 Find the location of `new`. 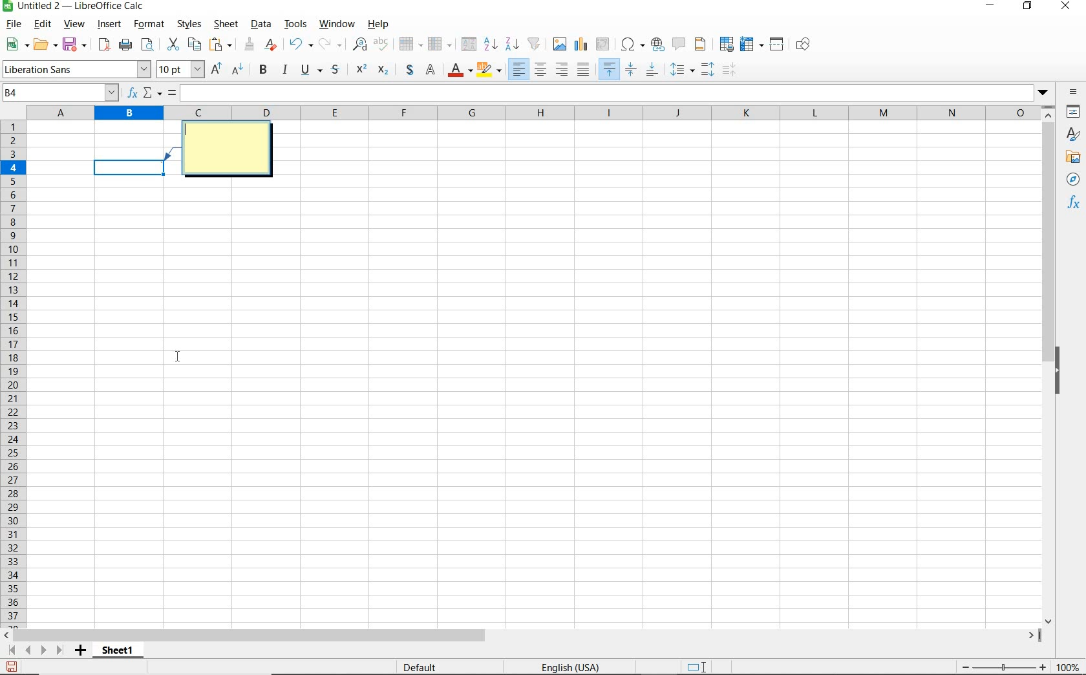

new is located at coordinates (17, 45).